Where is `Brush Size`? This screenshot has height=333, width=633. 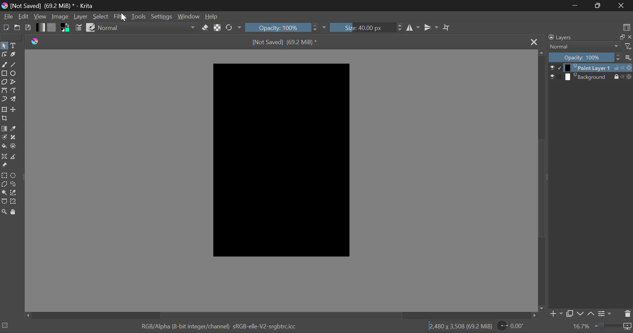 Brush Size is located at coordinates (366, 27).